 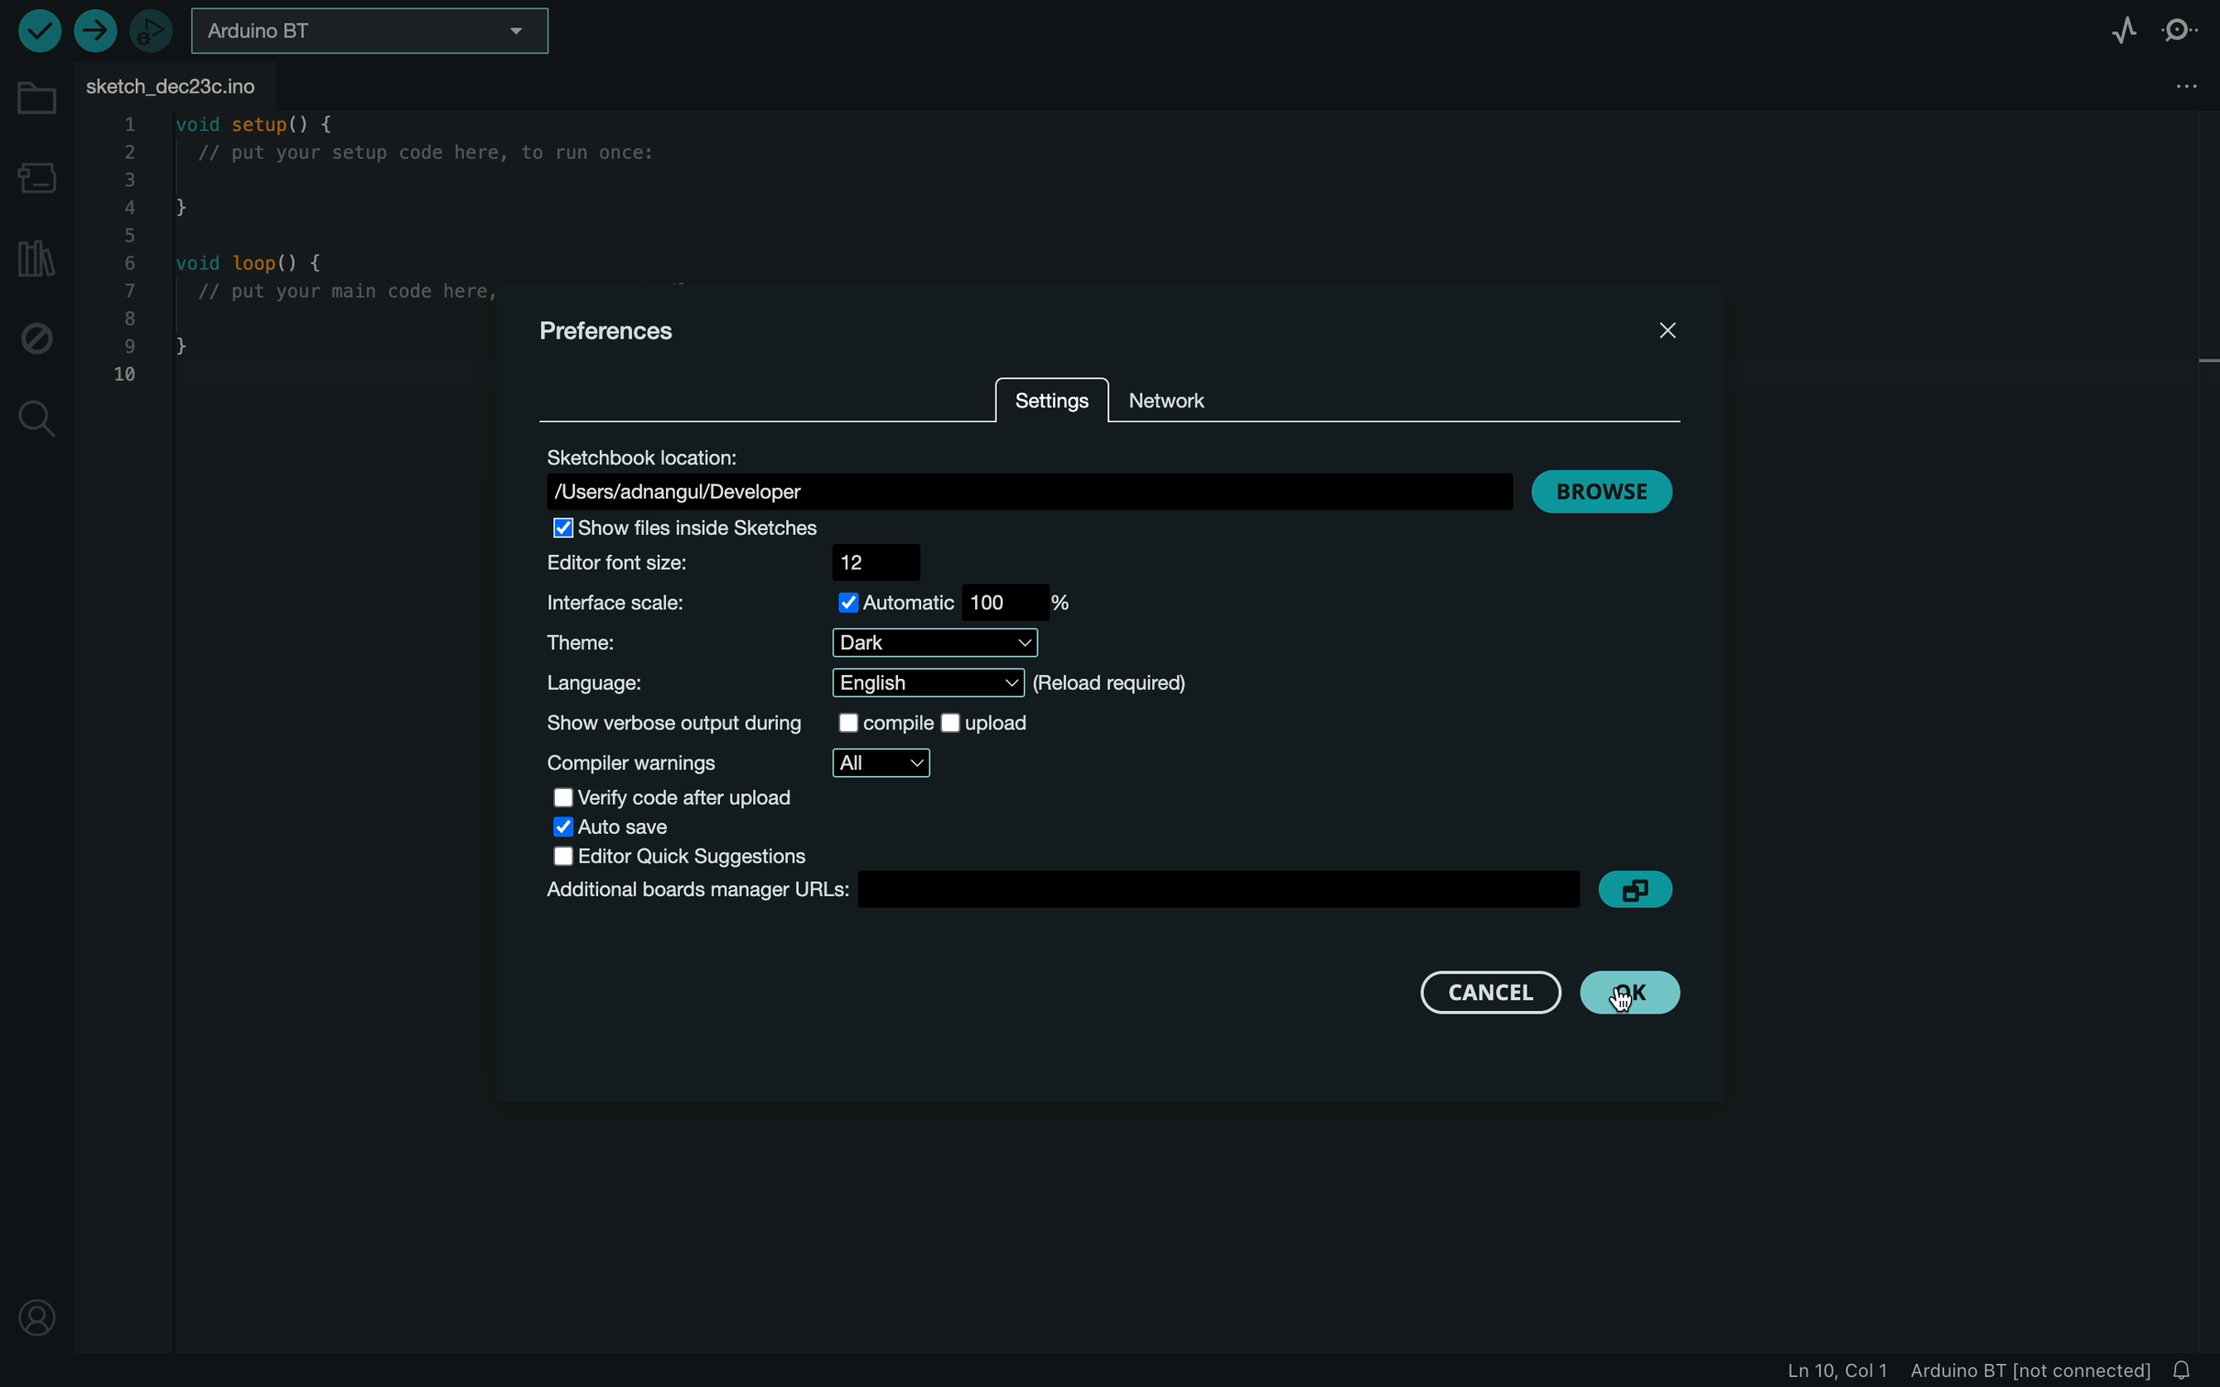 I want to click on debugger, so click(x=154, y=32).